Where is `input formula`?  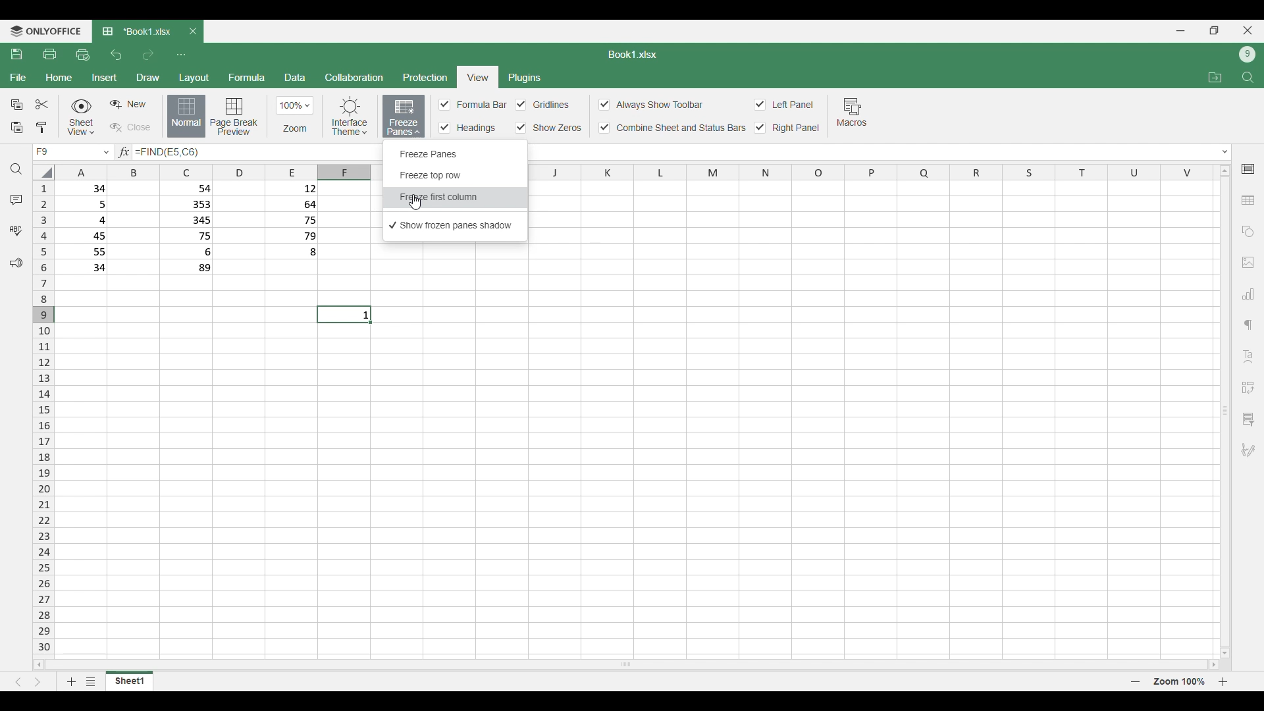 input formula is located at coordinates (126, 153).